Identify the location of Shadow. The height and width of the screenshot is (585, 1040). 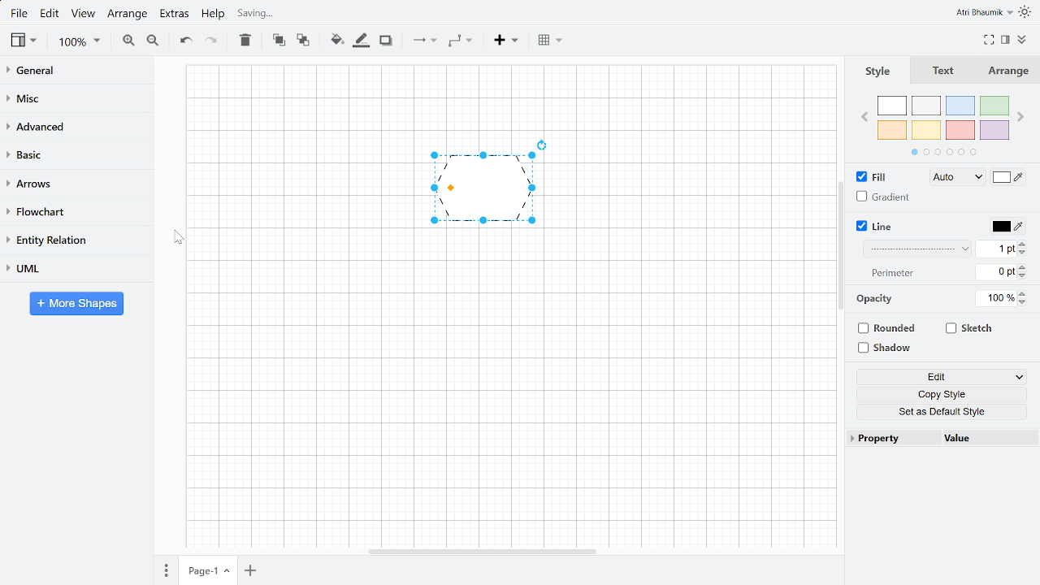
(883, 349).